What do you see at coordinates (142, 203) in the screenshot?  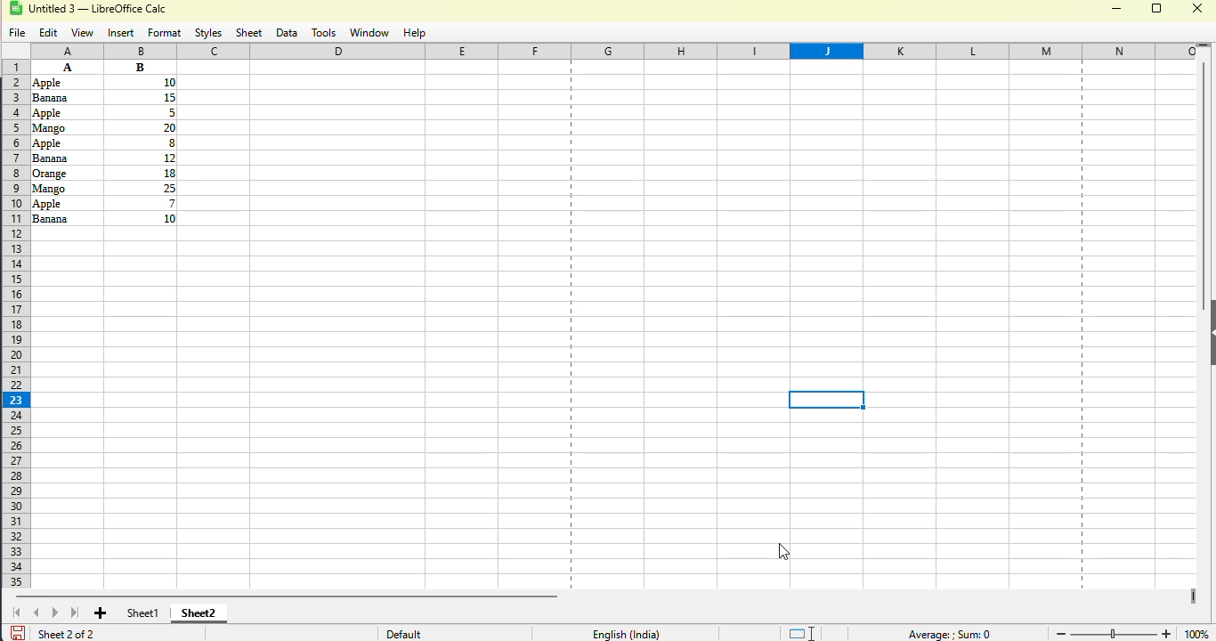 I see `` at bounding box center [142, 203].